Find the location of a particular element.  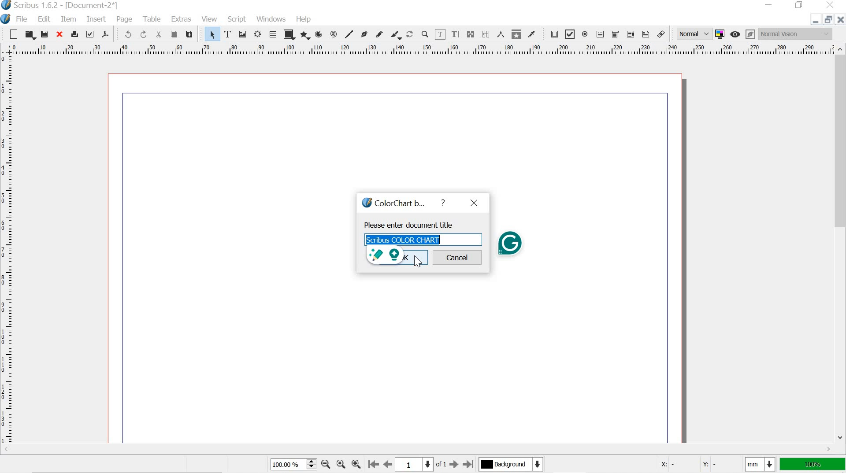

Scribus 1.6.2-[Document-1] is located at coordinates (71, 5).